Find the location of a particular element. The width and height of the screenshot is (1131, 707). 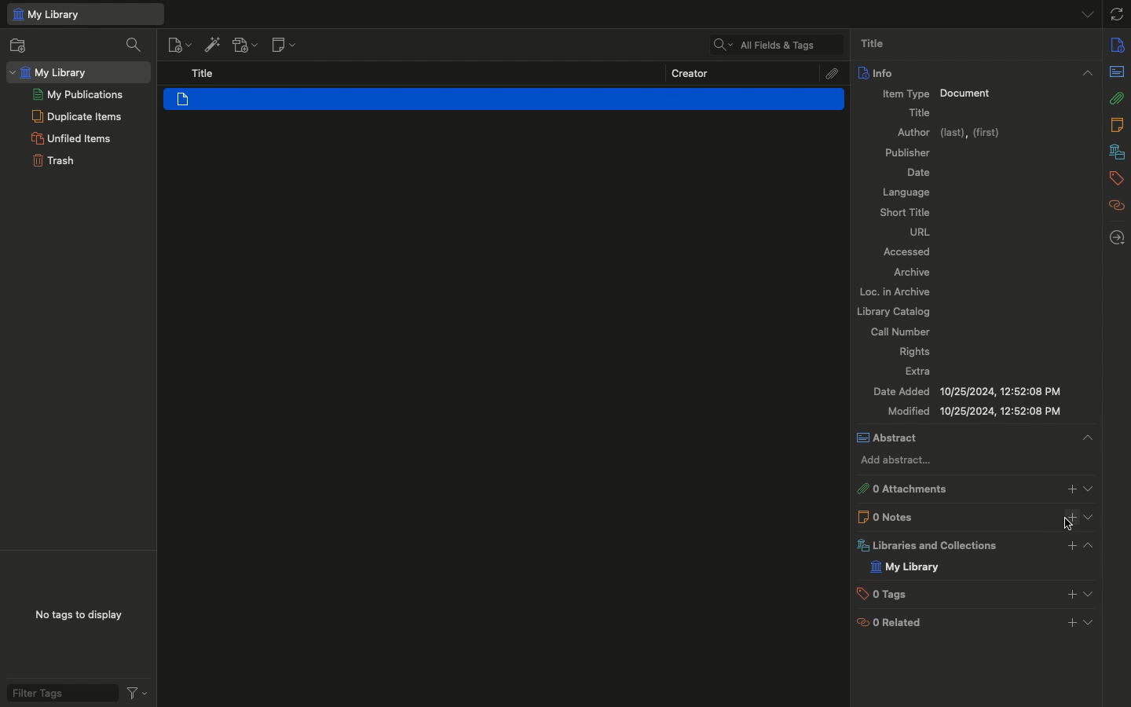

Trash is located at coordinates (53, 161).